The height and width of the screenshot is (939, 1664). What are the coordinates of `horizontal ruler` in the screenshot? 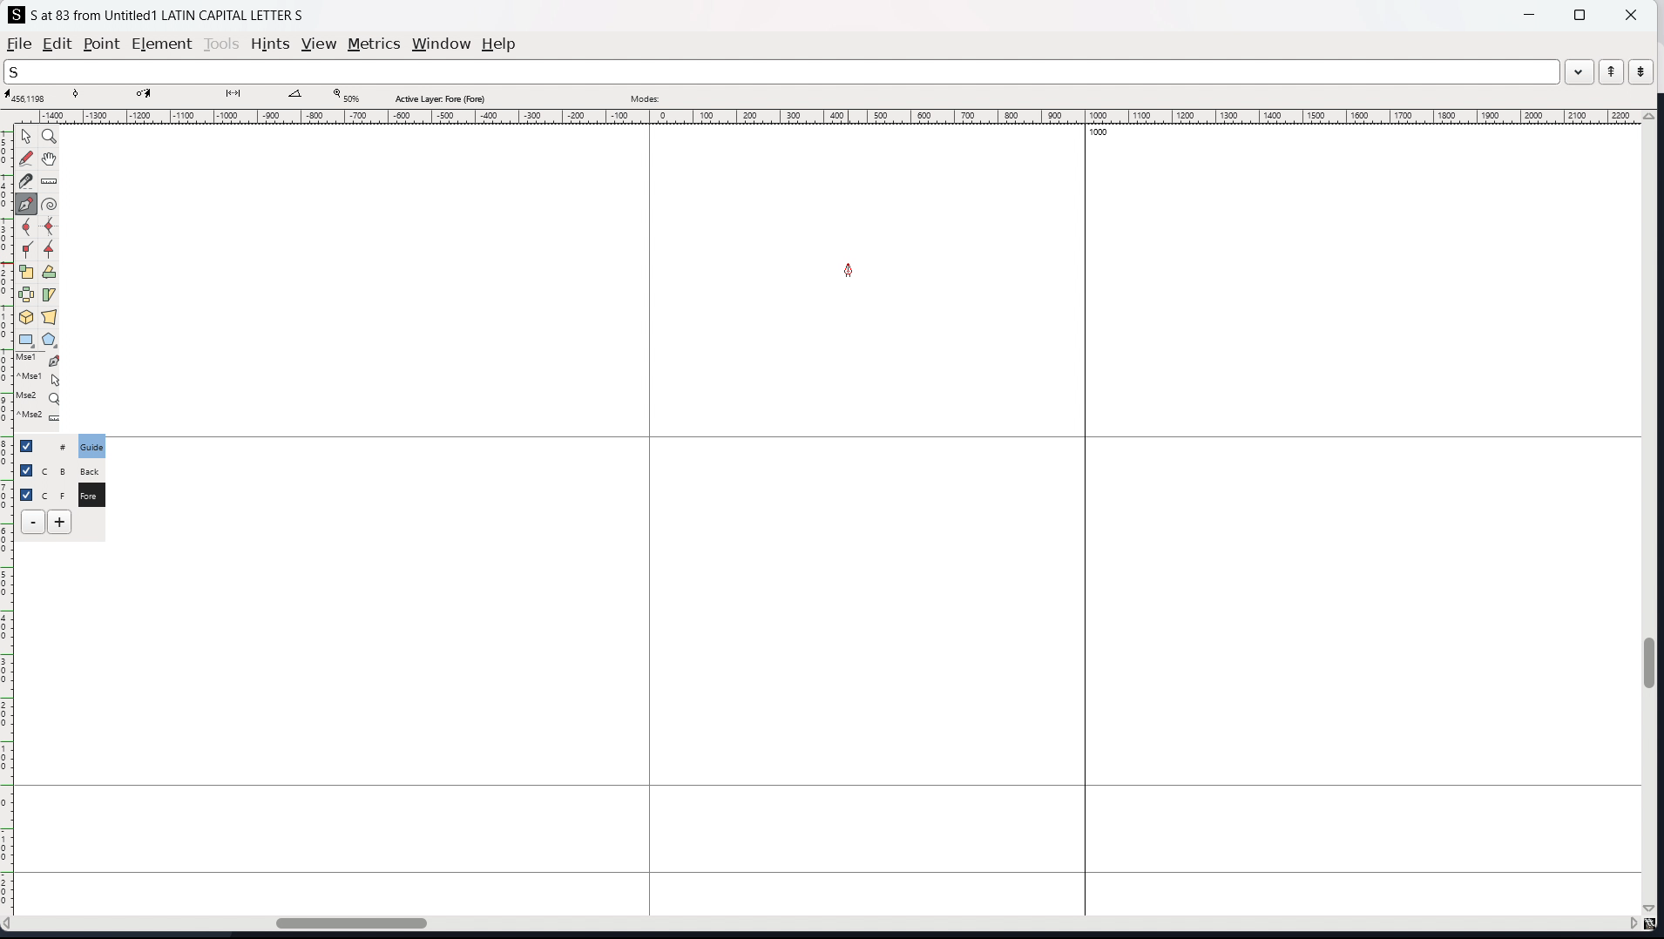 It's located at (823, 117).